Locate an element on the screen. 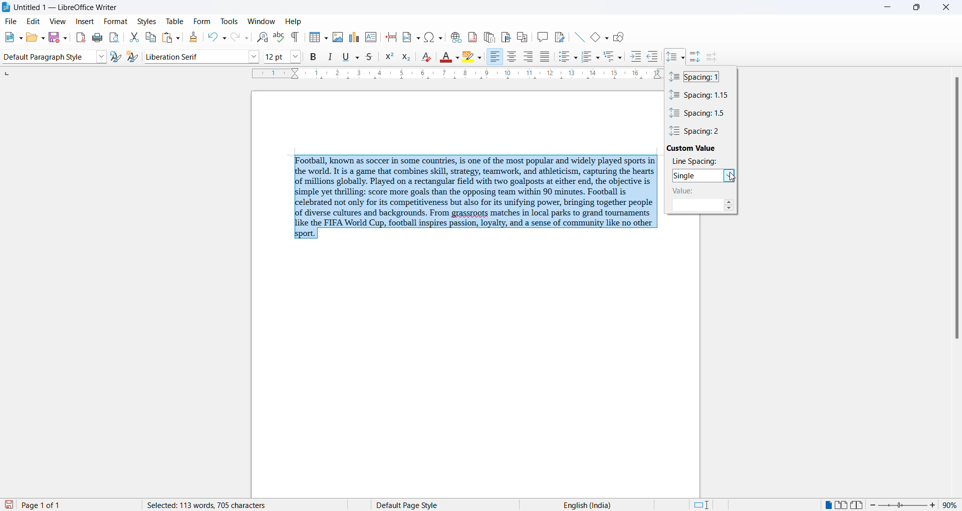 This screenshot has height=511, width=962. cursor is located at coordinates (735, 178).